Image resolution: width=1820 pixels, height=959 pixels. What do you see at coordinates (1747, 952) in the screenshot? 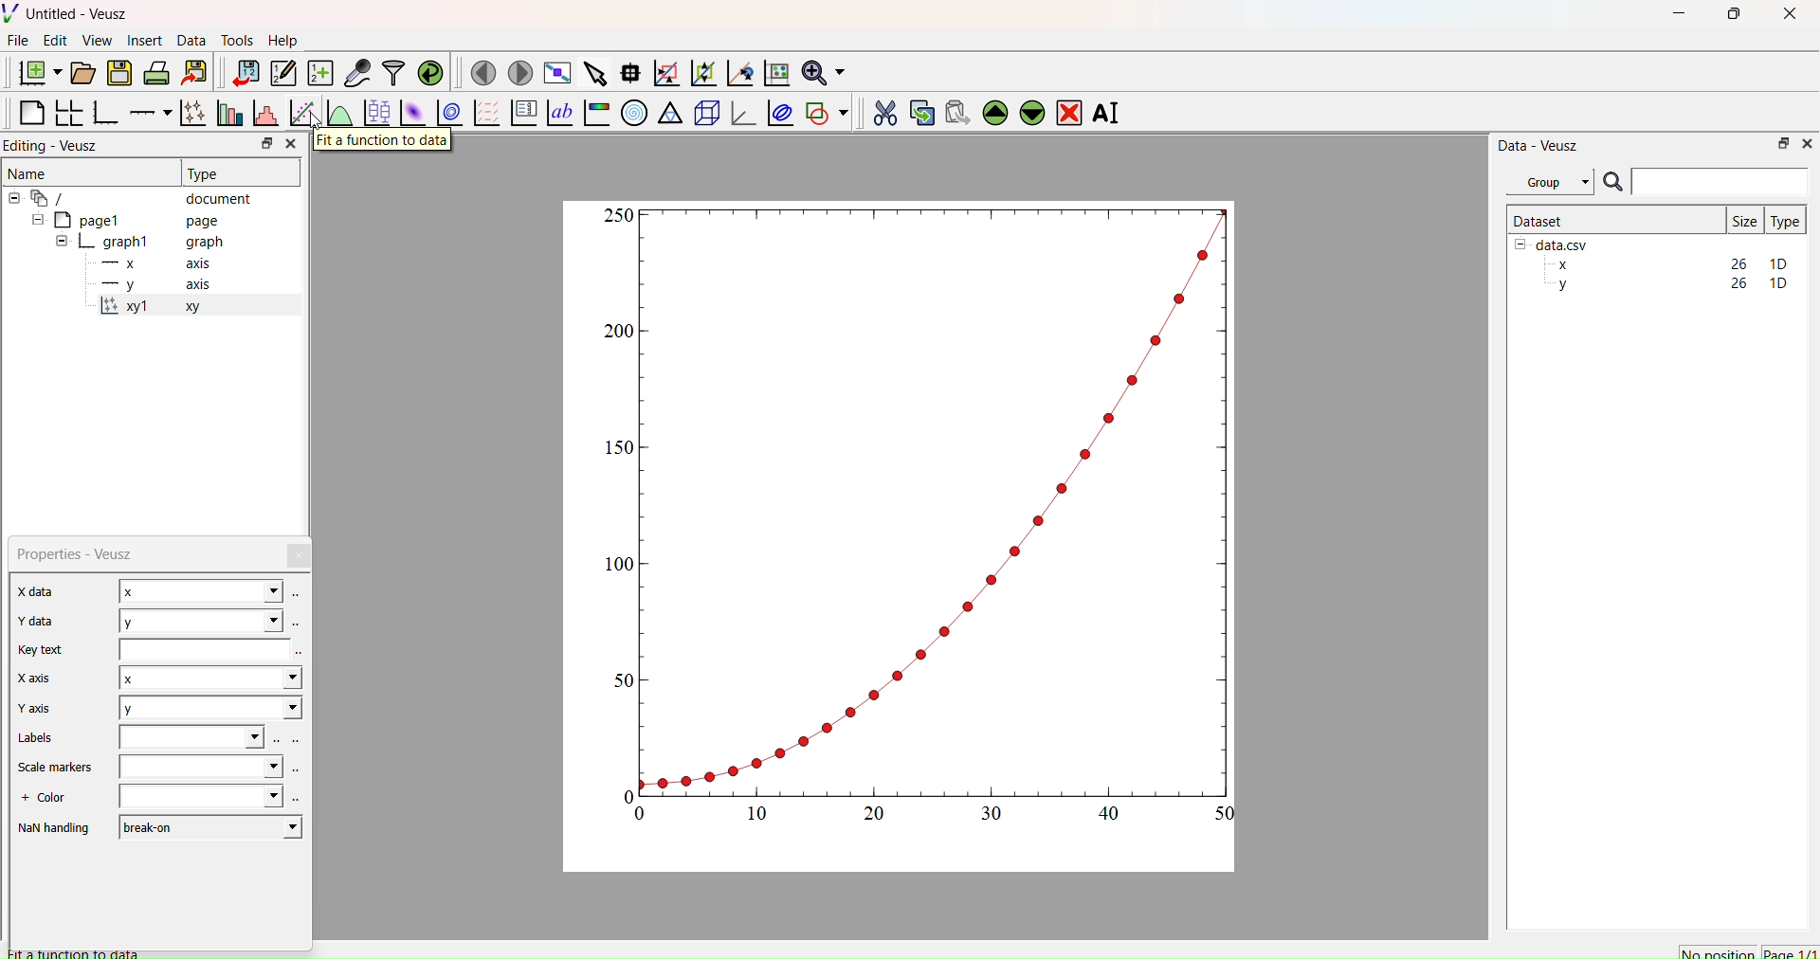
I see `No position Page 1/1` at bounding box center [1747, 952].